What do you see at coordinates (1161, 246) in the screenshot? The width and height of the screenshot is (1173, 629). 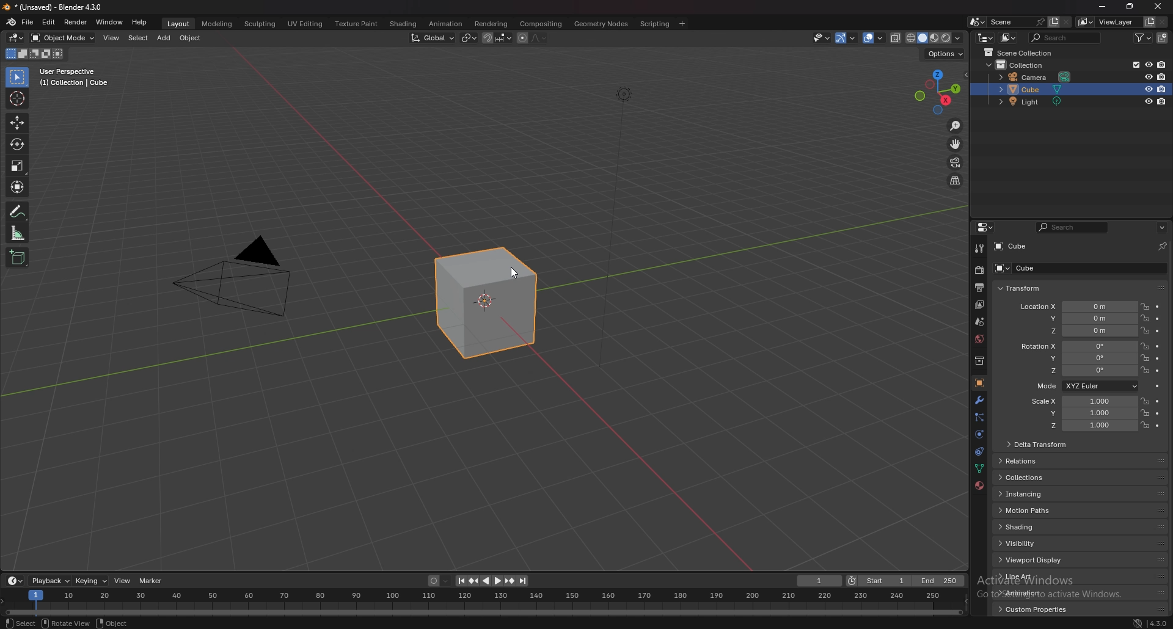 I see `pin` at bounding box center [1161, 246].